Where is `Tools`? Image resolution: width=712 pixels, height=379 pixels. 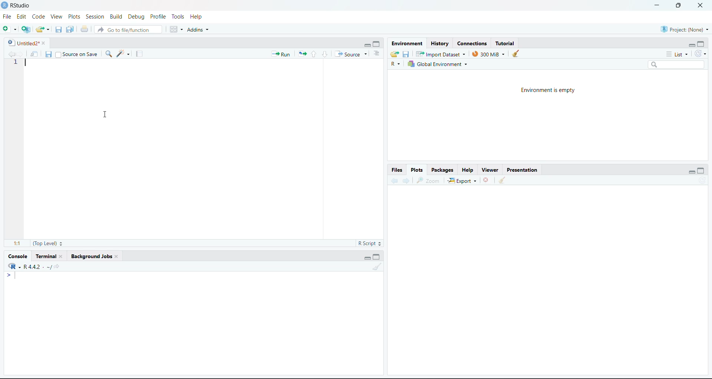
Tools is located at coordinates (178, 17).